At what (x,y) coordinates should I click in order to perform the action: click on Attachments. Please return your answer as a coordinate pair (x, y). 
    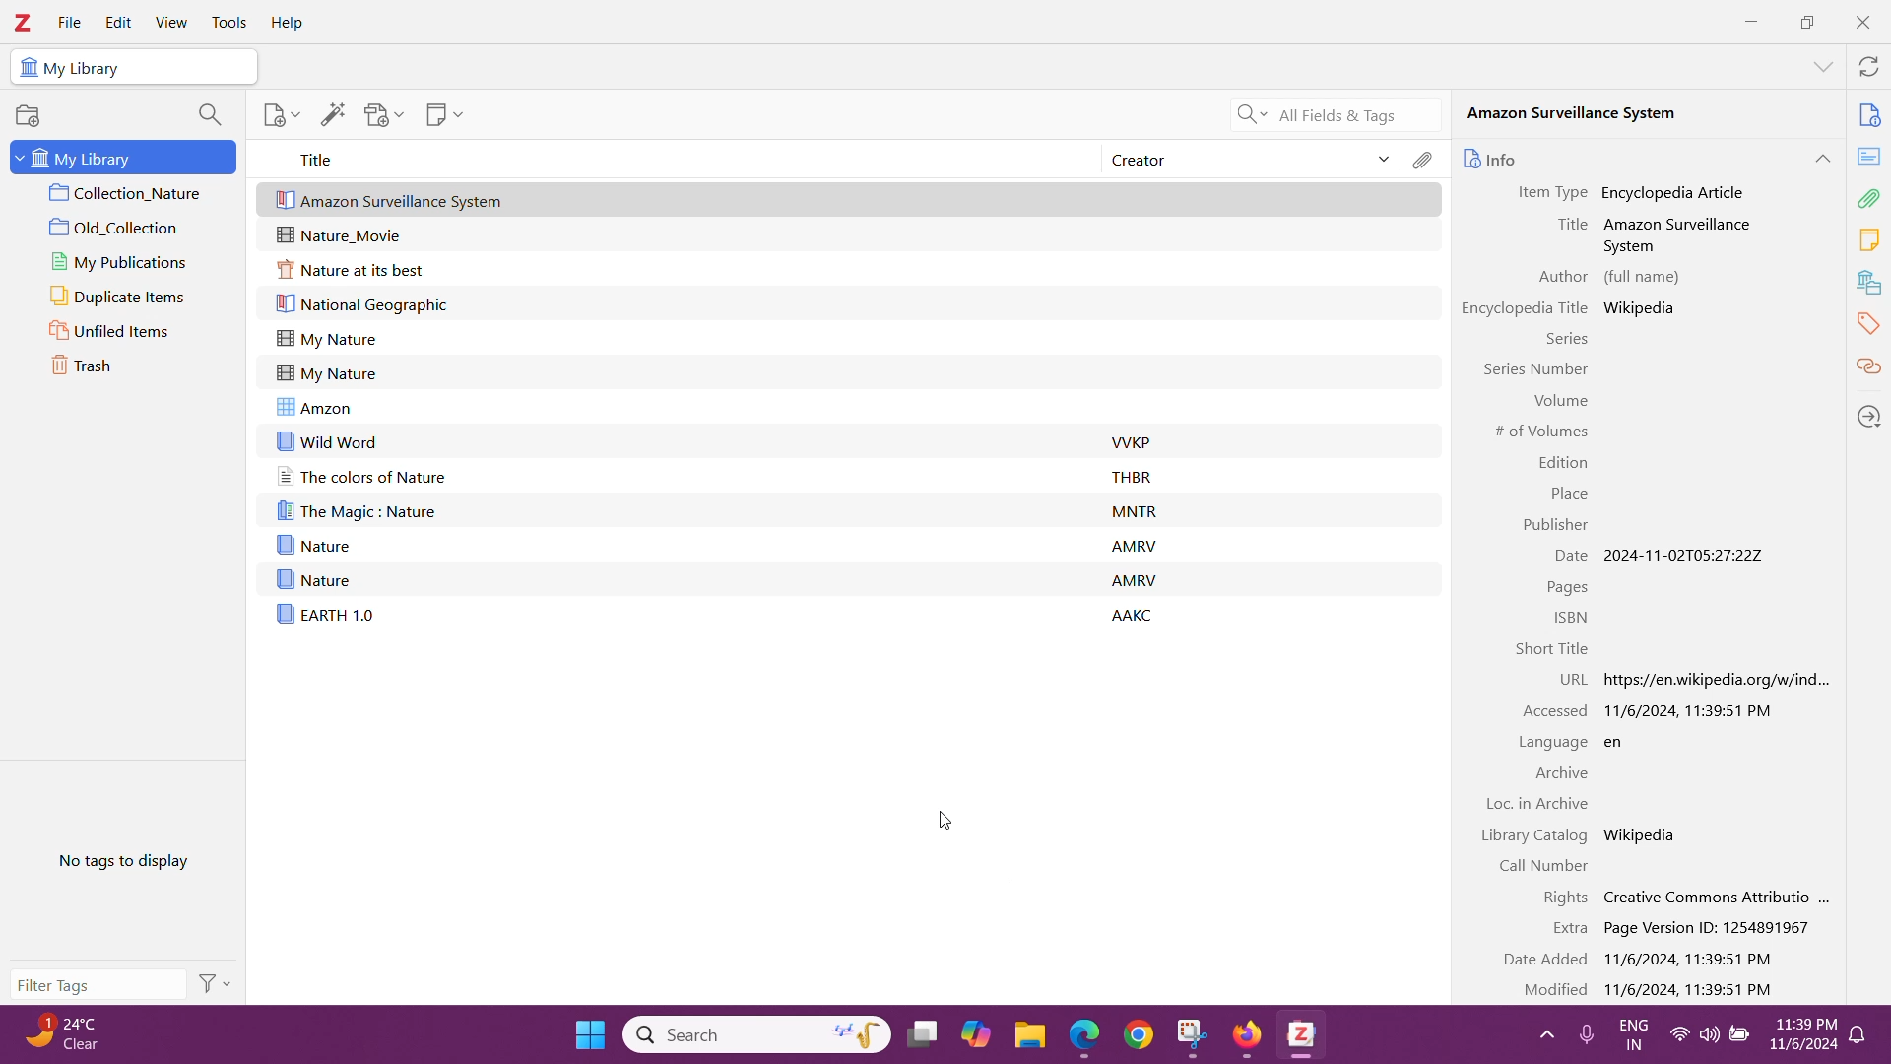
    Looking at the image, I should click on (1868, 198).